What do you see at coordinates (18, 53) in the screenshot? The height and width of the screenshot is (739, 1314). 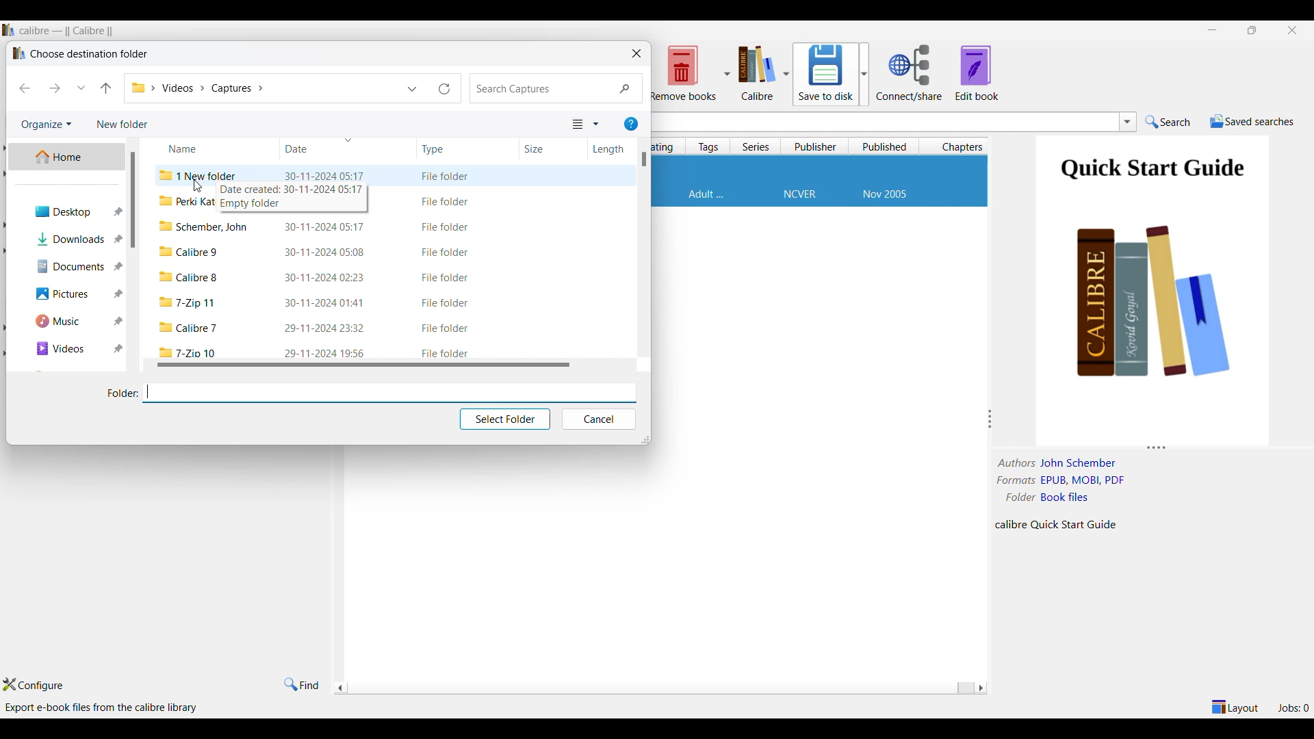 I see `logo` at bounding box center [18, 53].